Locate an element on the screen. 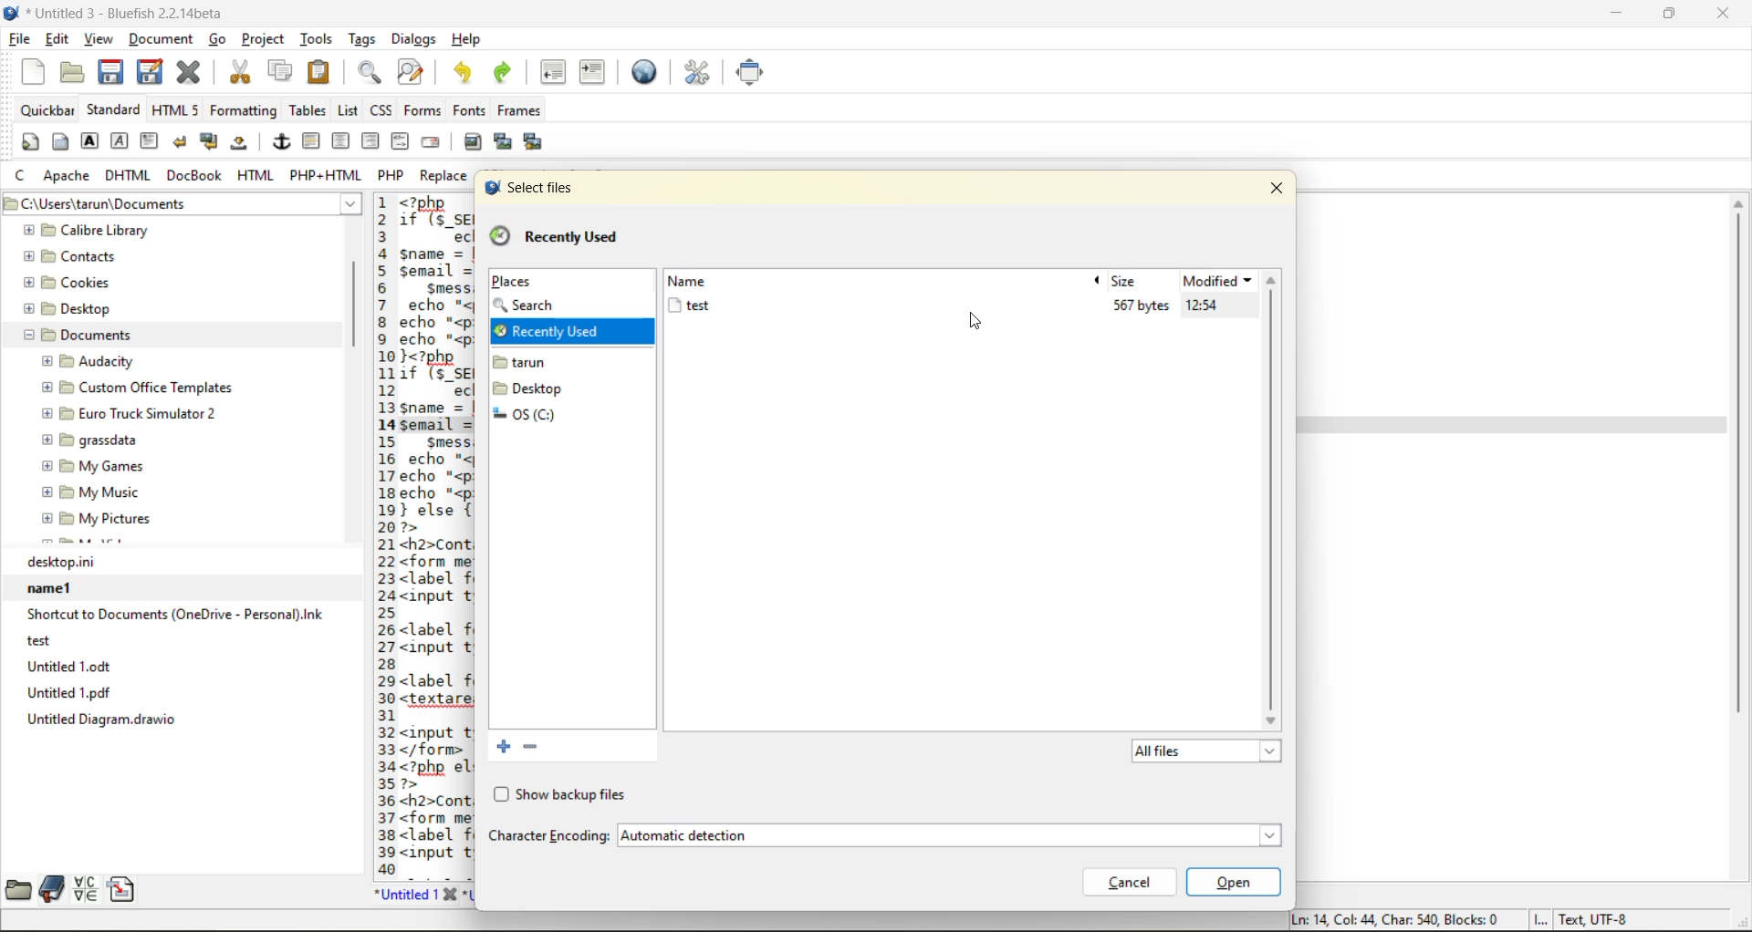 This screenshot has height=932, width=1752. find and replace is located at coordinates (411, 74).